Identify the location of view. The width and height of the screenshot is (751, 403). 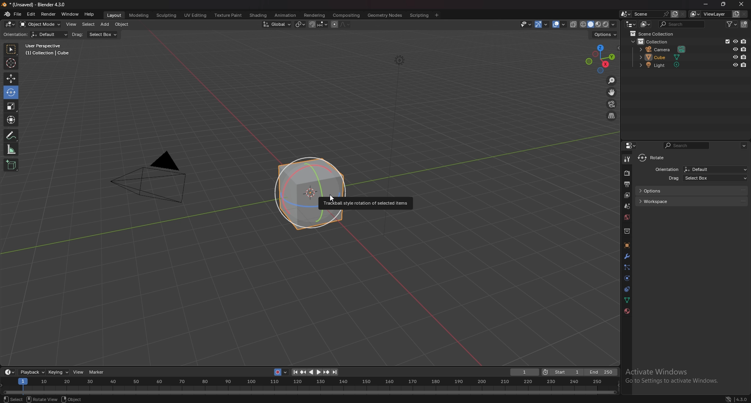
(79, 372).